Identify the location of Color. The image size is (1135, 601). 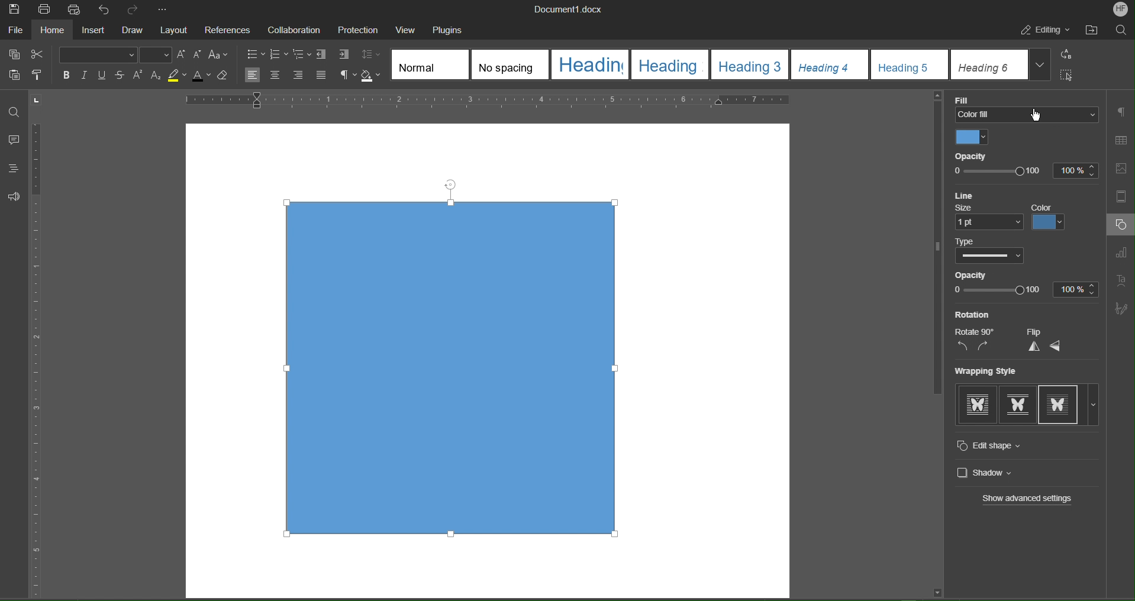
(969, 135).